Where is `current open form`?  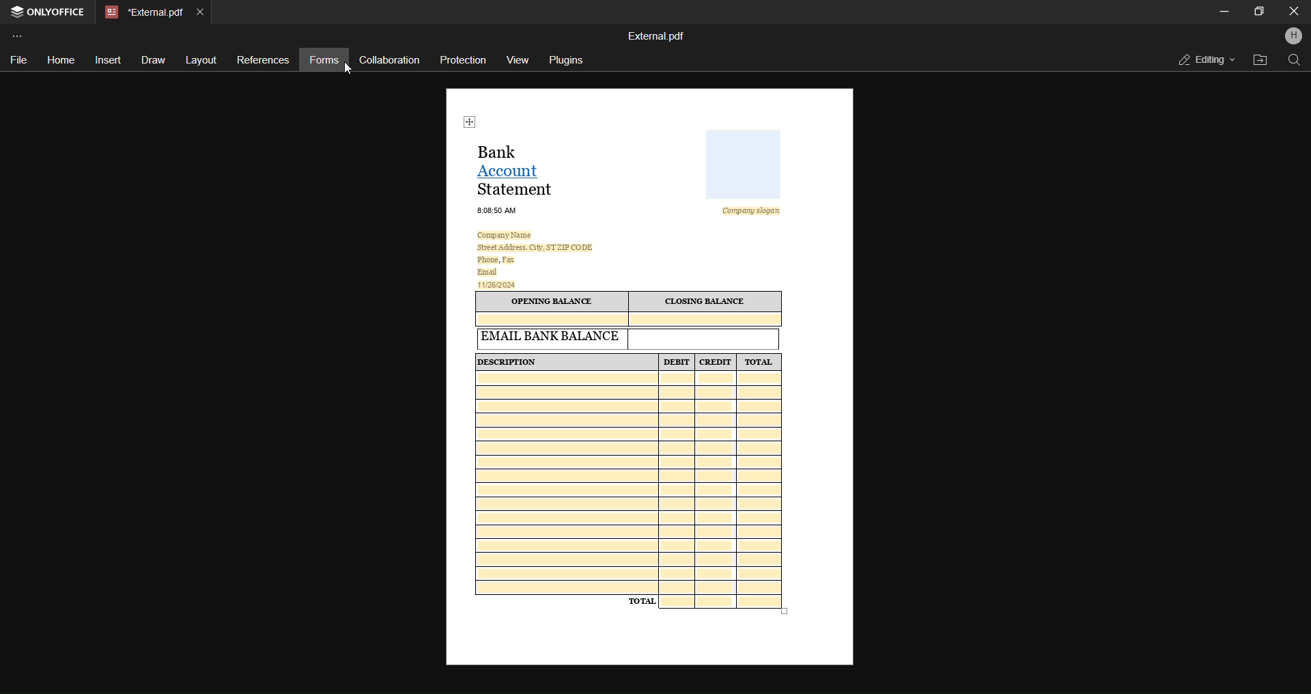 current open form is located at coordinates (647, 377).